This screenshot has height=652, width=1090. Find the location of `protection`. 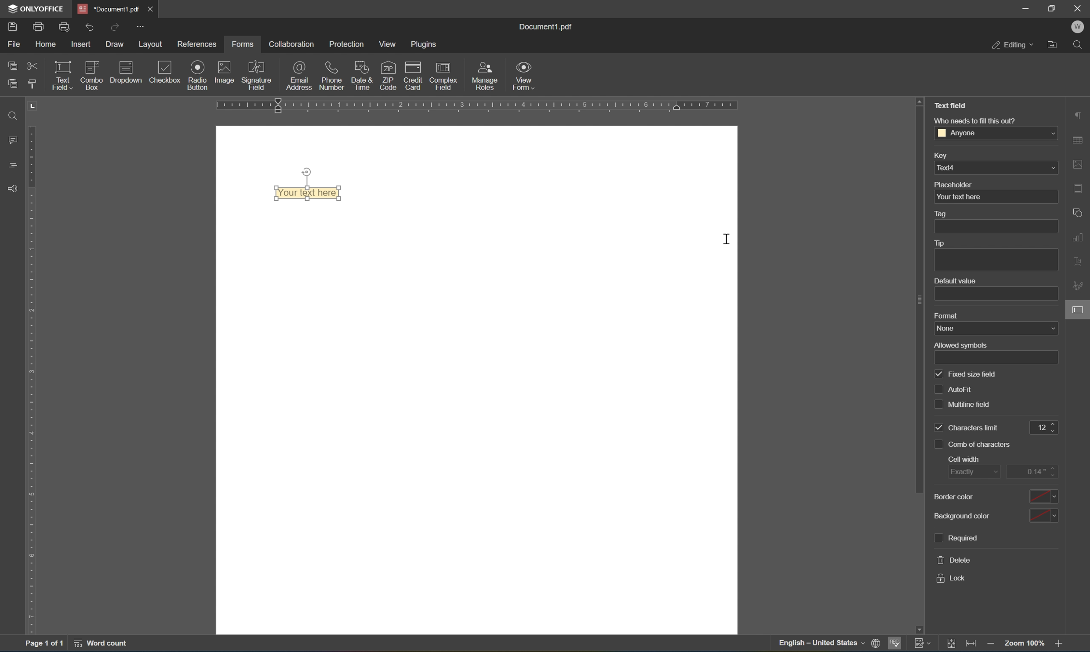

protection is located at coordinates (345, 43).